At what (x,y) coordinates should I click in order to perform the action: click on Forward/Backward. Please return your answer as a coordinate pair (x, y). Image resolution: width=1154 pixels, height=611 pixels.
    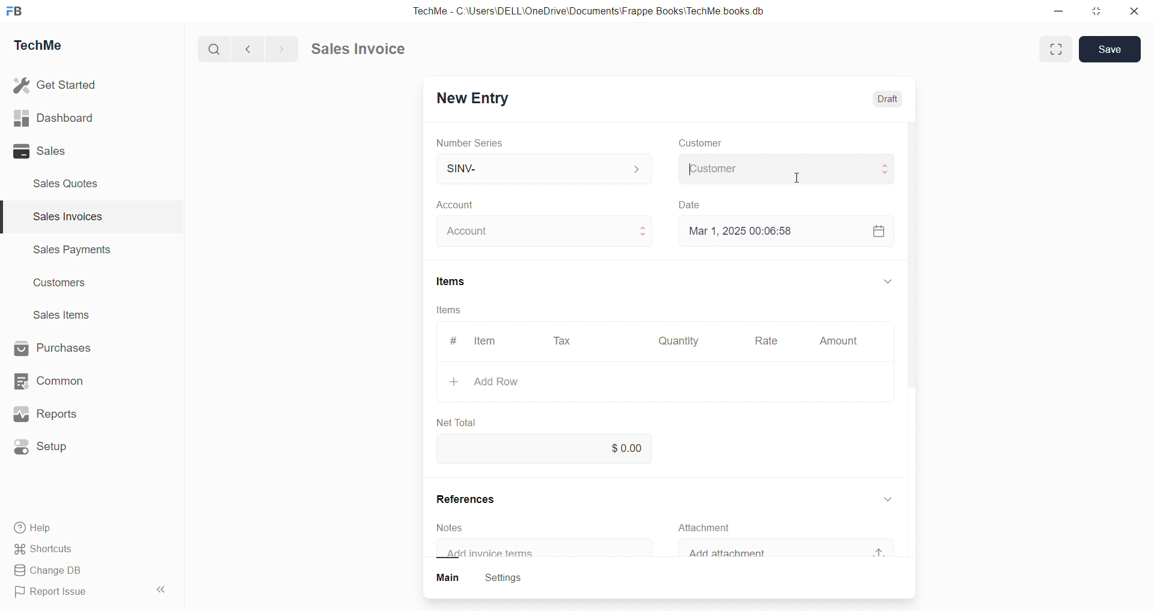
    Looking at the image, I should click on (266, 48).